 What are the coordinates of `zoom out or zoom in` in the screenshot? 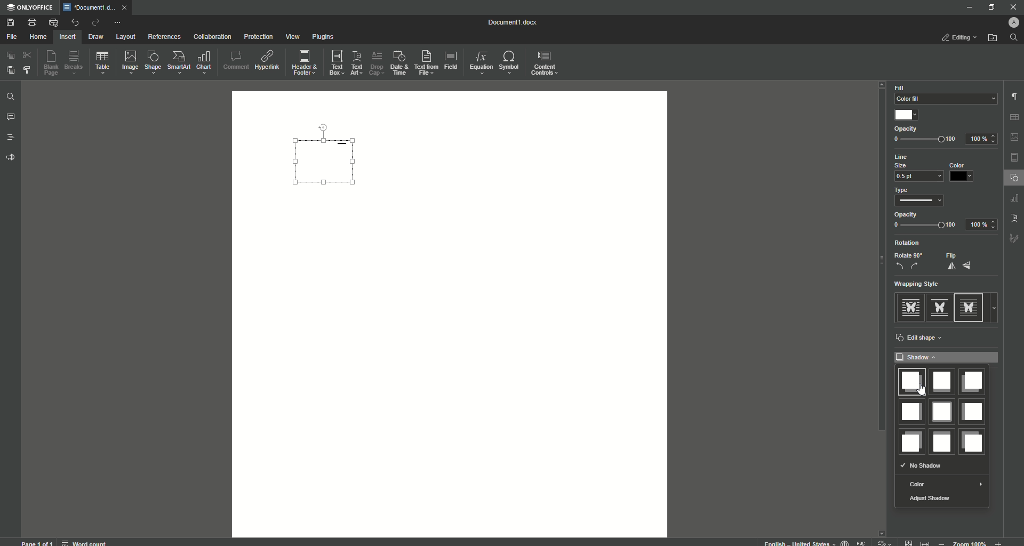 It's located at (973, 542).